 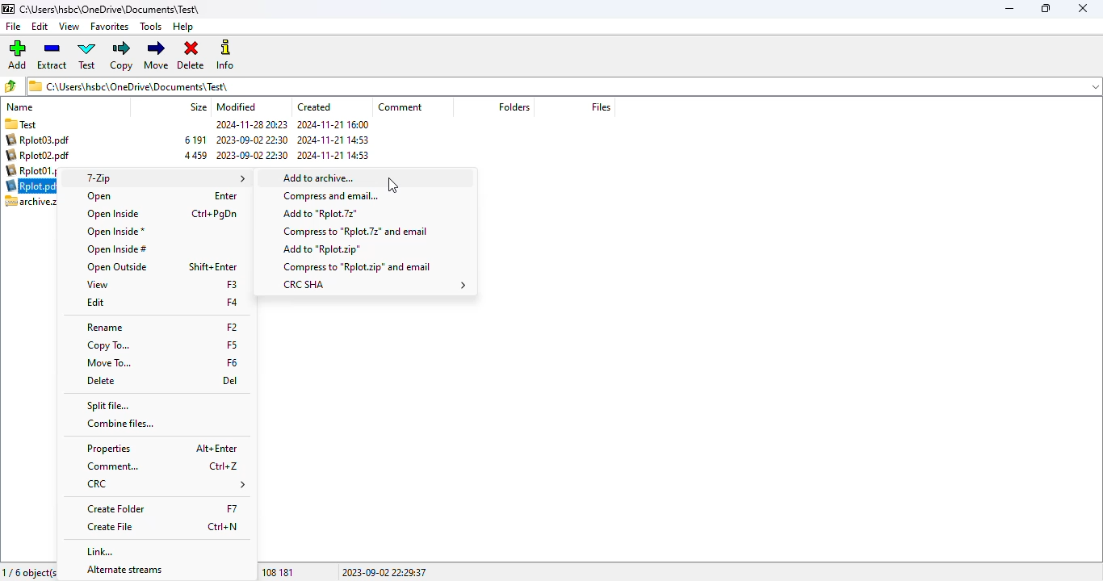 I want to click on browse folders, so click(x=10, y=86).